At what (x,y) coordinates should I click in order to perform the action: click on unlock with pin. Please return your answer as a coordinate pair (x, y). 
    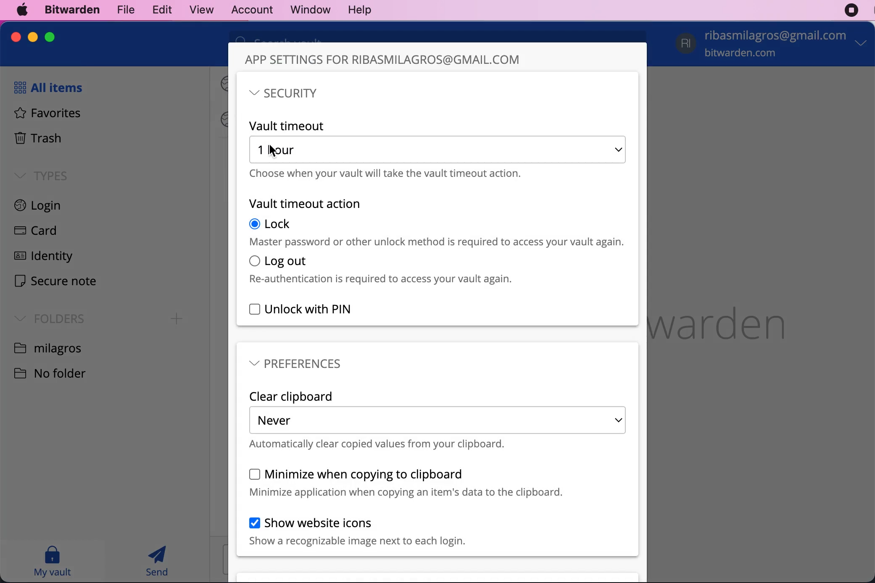
    Looking at the image, I should click on (302, 310).